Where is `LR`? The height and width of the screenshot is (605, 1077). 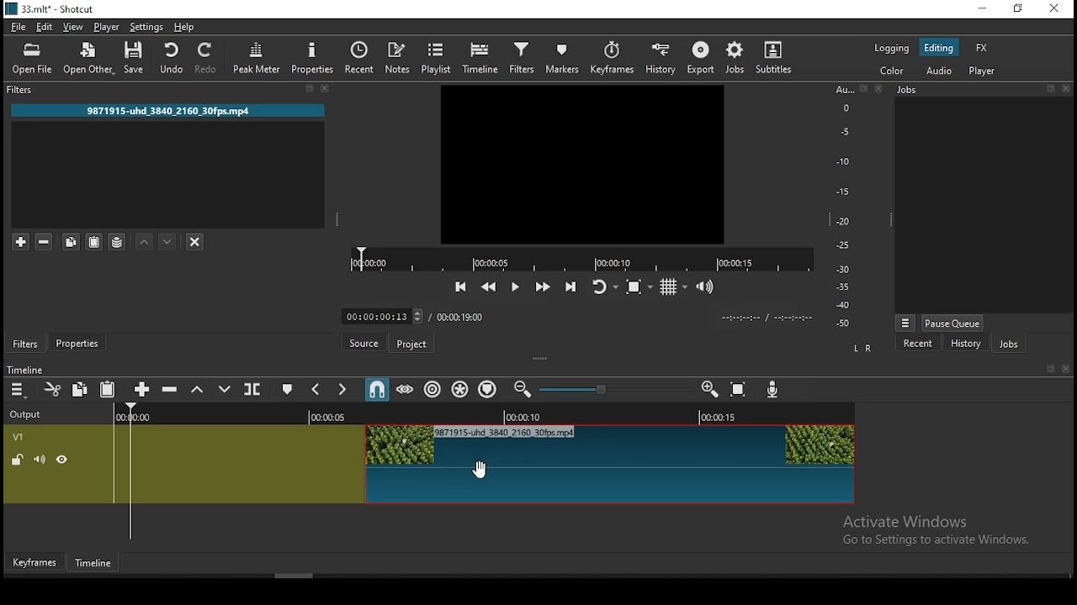 LR is located at coordinates (864, 350).